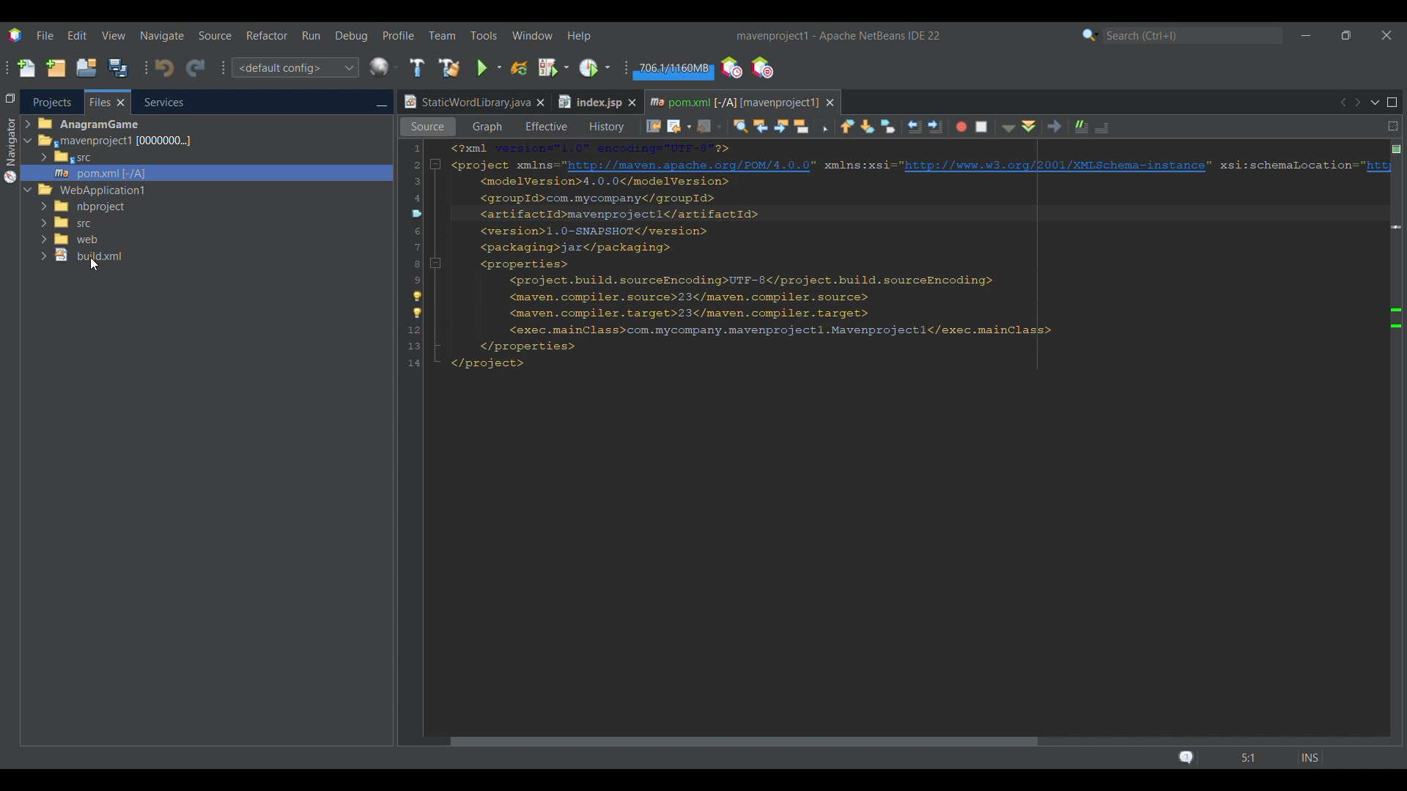  I want to click on Selected tab highlighted, so click(272, 140).